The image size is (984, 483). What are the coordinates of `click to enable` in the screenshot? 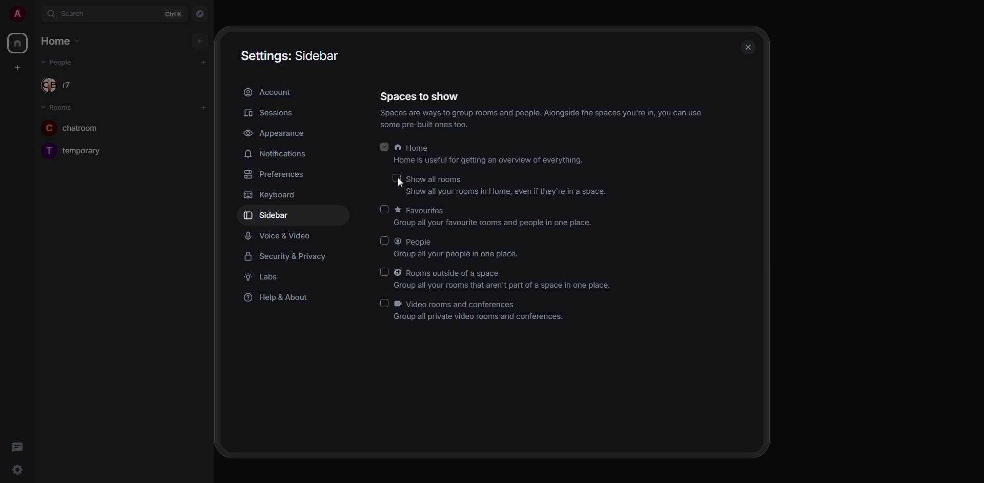 It's located at (394, 179).